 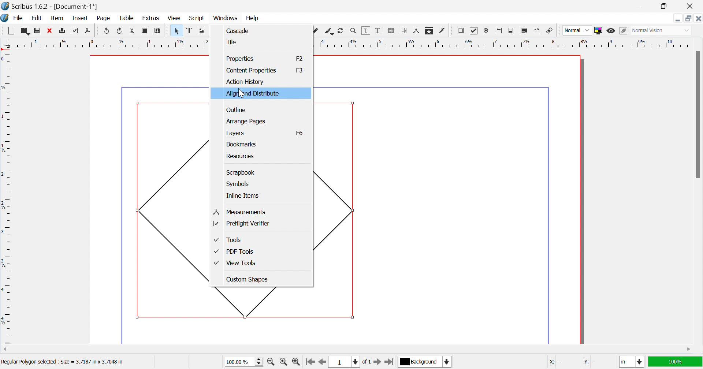 I want to click on Outline, so click(x=236, y=111).